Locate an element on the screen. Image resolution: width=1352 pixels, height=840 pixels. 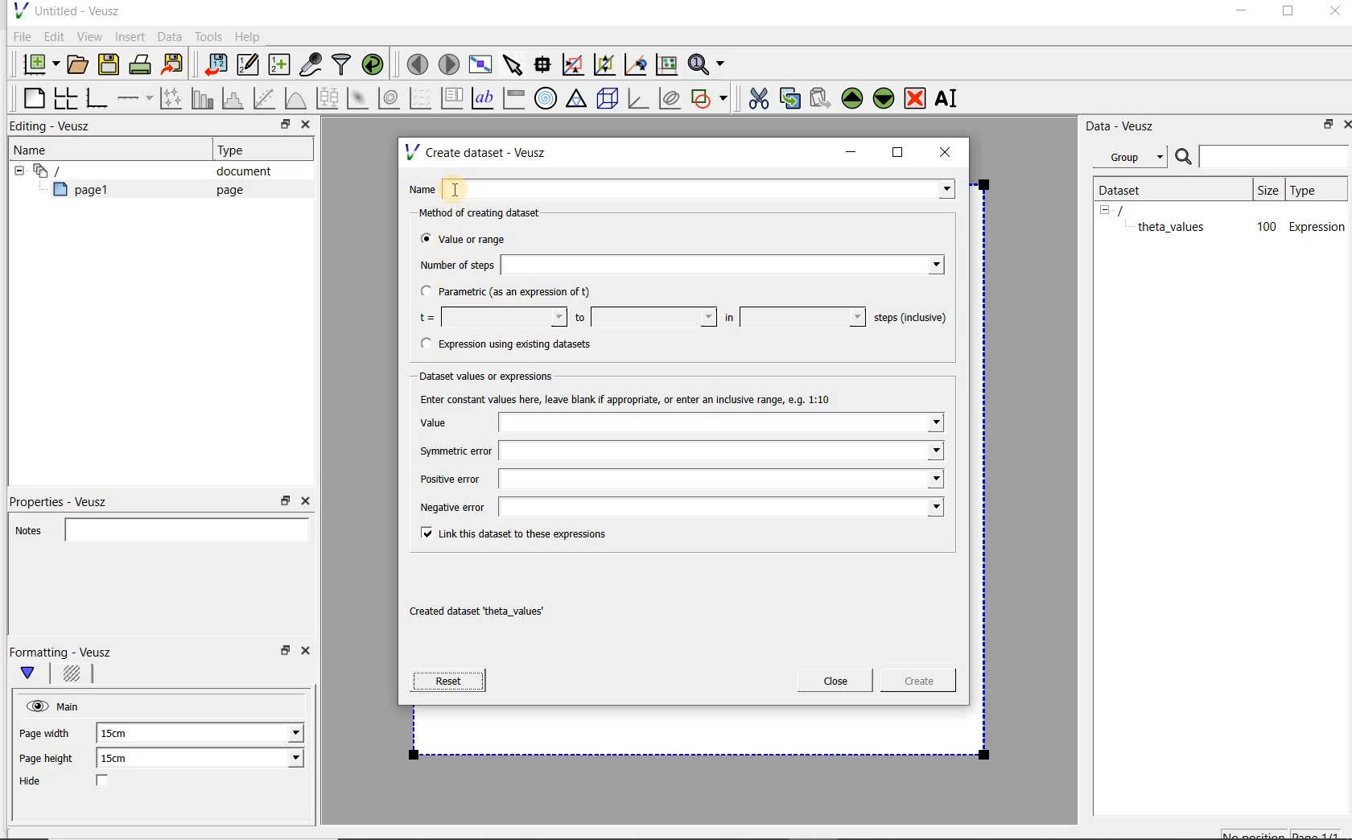
Page height dropdown is located at coordinates (285, 760).